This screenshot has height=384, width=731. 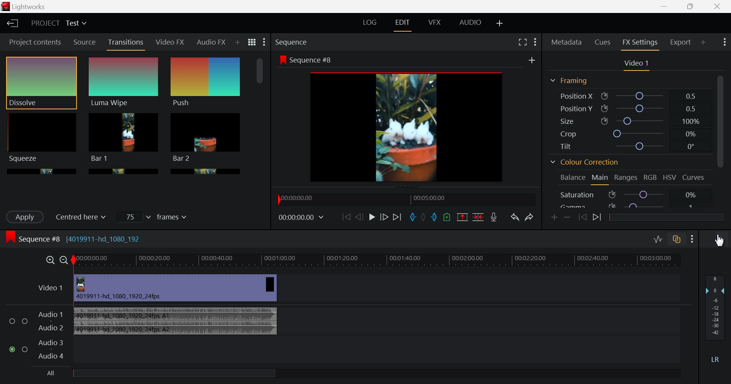 I want to click on Dissolve, so click(x=41, y=83).